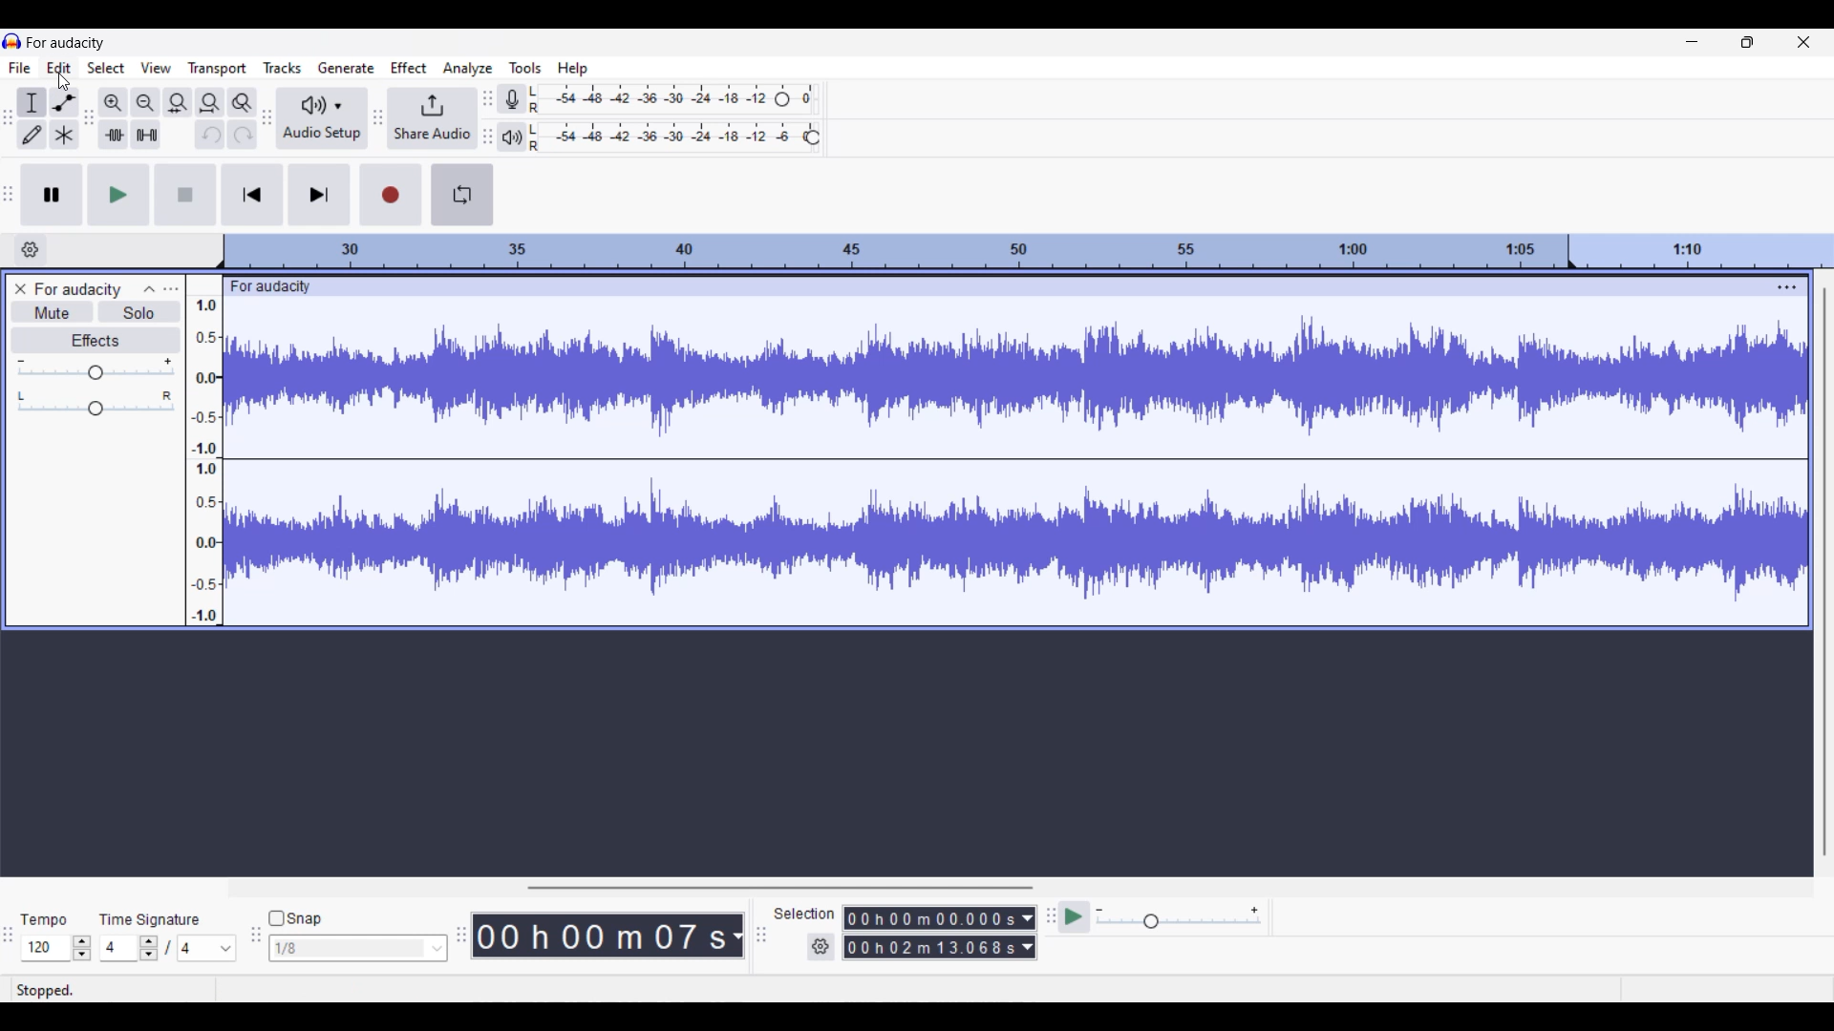 The image size is (1834, 1031). What do you see at coordinates (178, 103) in the screenshot?
I see `Fit selection to width` at bounding box center [178, 103].